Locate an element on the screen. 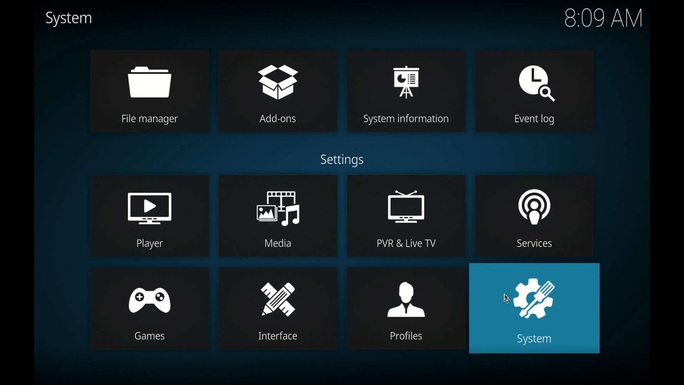  add-ons is located at coordinates (278, 91).